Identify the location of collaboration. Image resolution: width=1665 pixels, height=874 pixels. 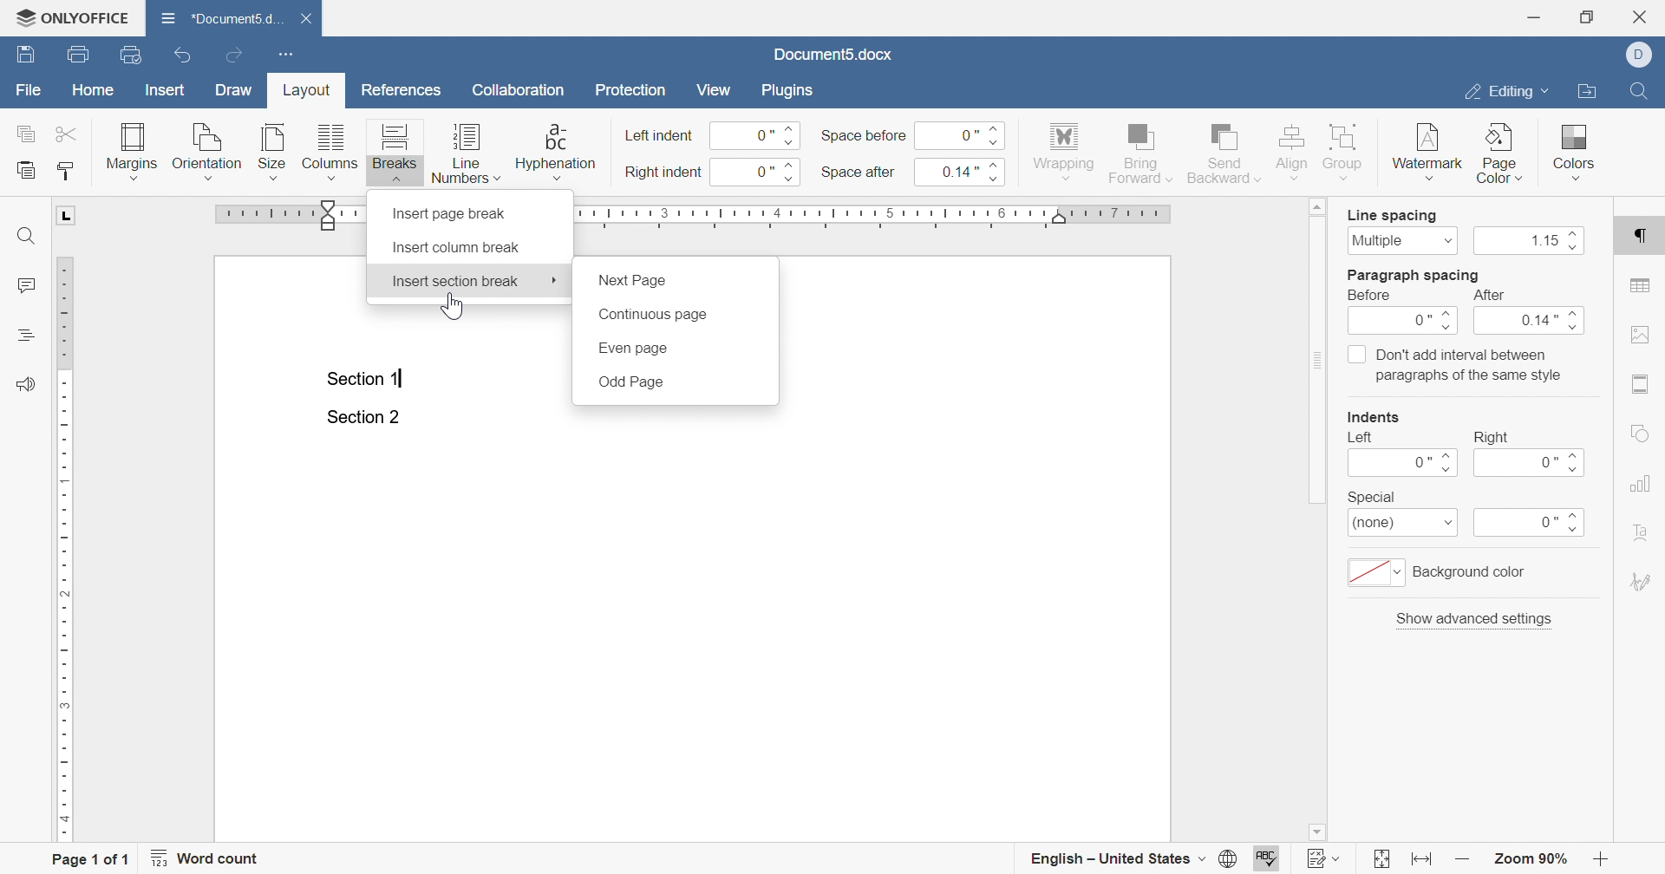
(524, 94).